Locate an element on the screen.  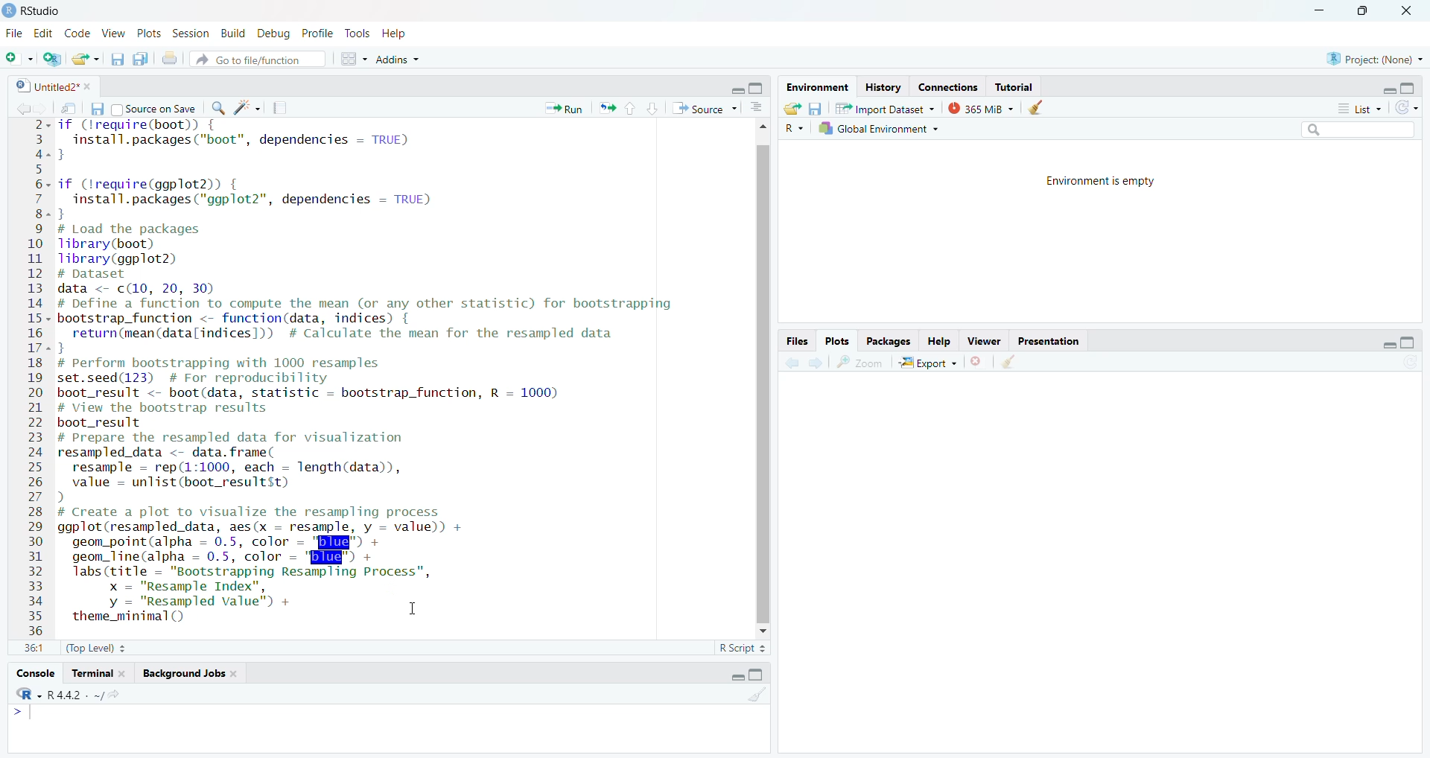
cursor is located at coordinates (408, 606).